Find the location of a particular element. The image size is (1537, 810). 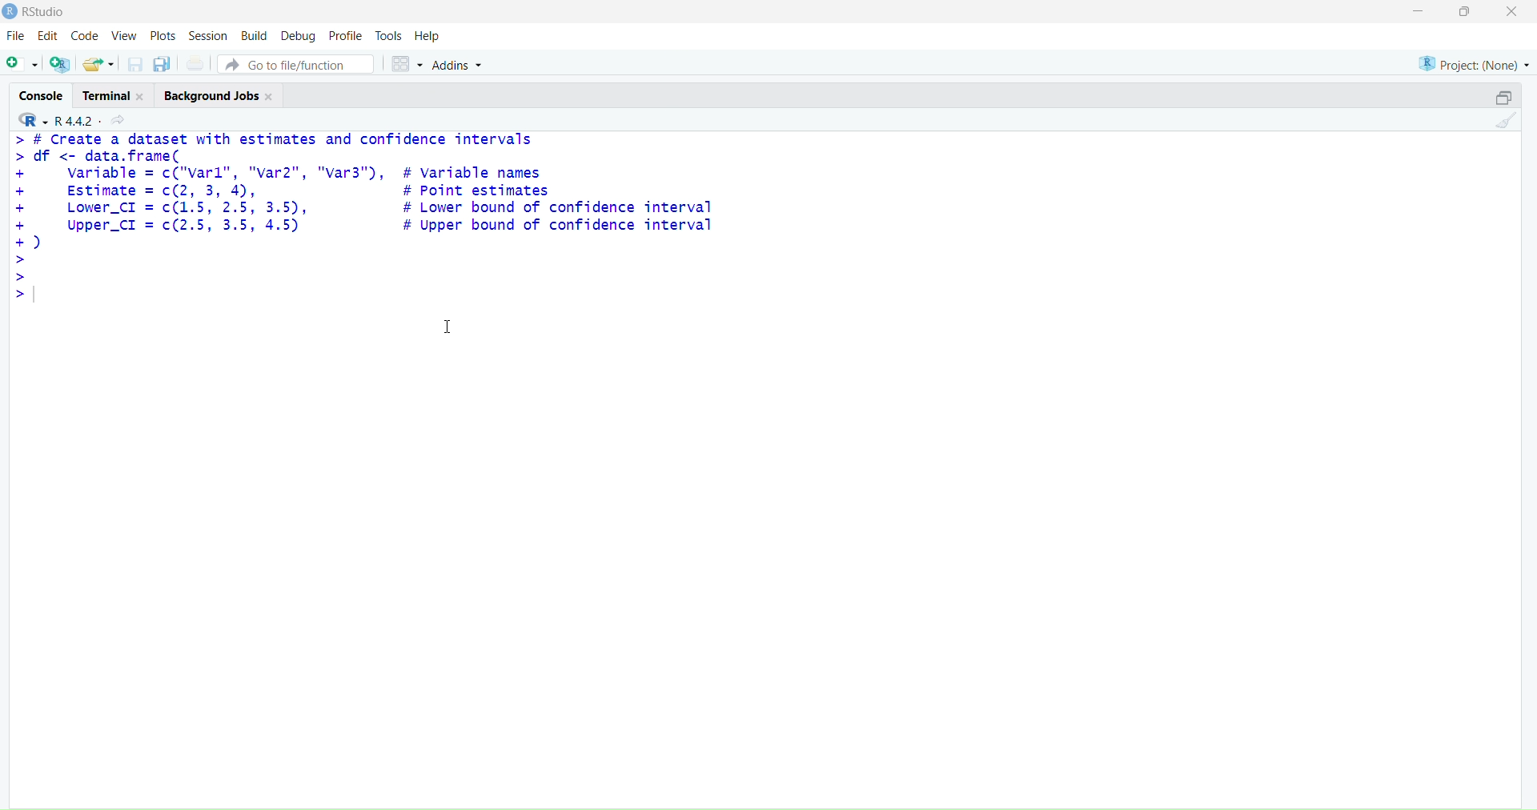

Tools is located at coordinates (390, 35).